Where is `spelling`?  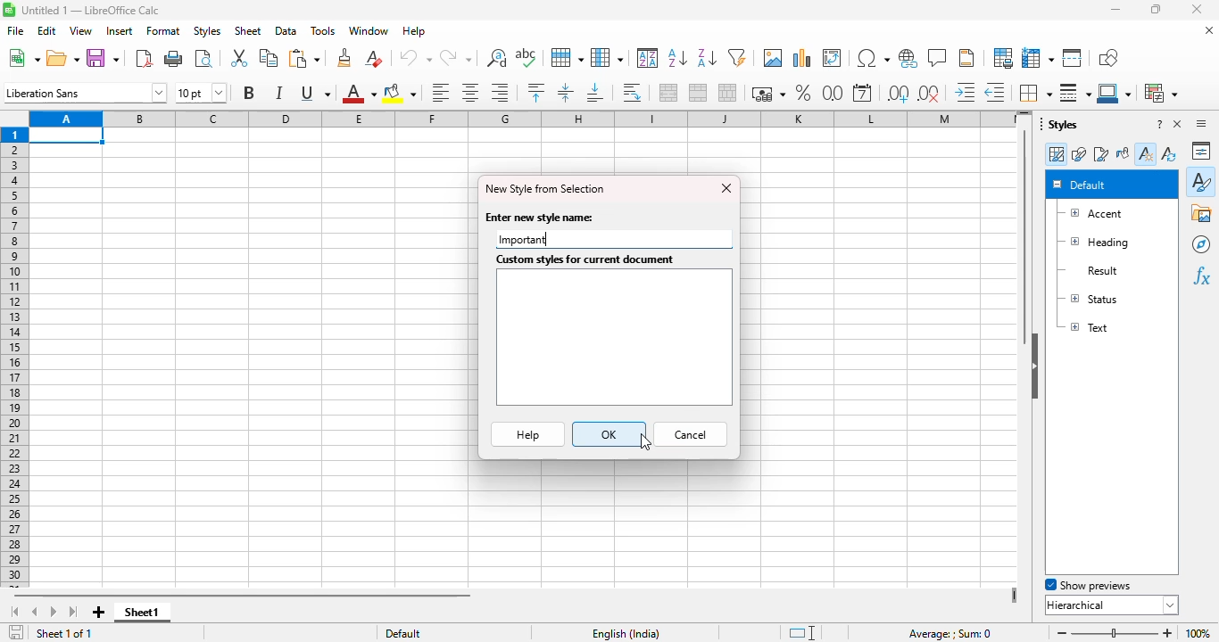
spelling is located at coordinates (527, 57).